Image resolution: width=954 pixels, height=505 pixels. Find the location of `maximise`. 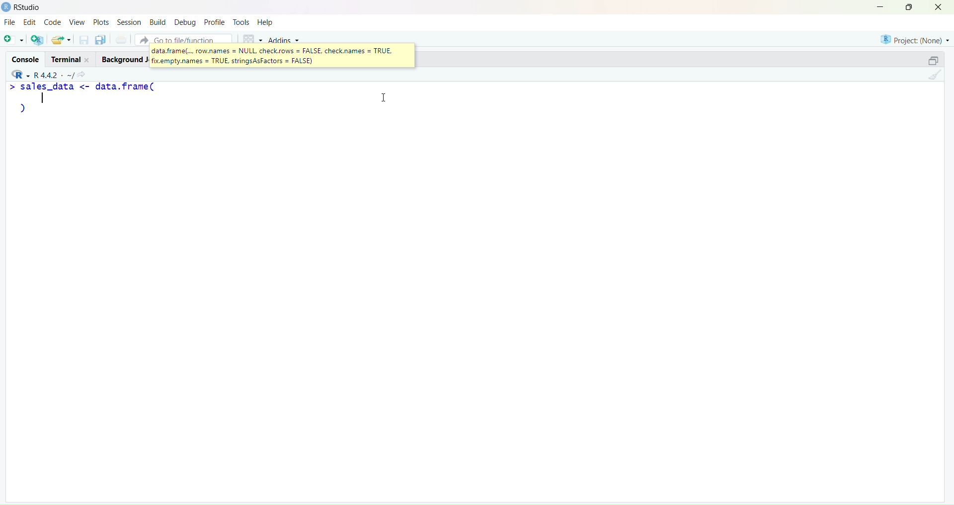

maximise is located at coordinates (928, 60).